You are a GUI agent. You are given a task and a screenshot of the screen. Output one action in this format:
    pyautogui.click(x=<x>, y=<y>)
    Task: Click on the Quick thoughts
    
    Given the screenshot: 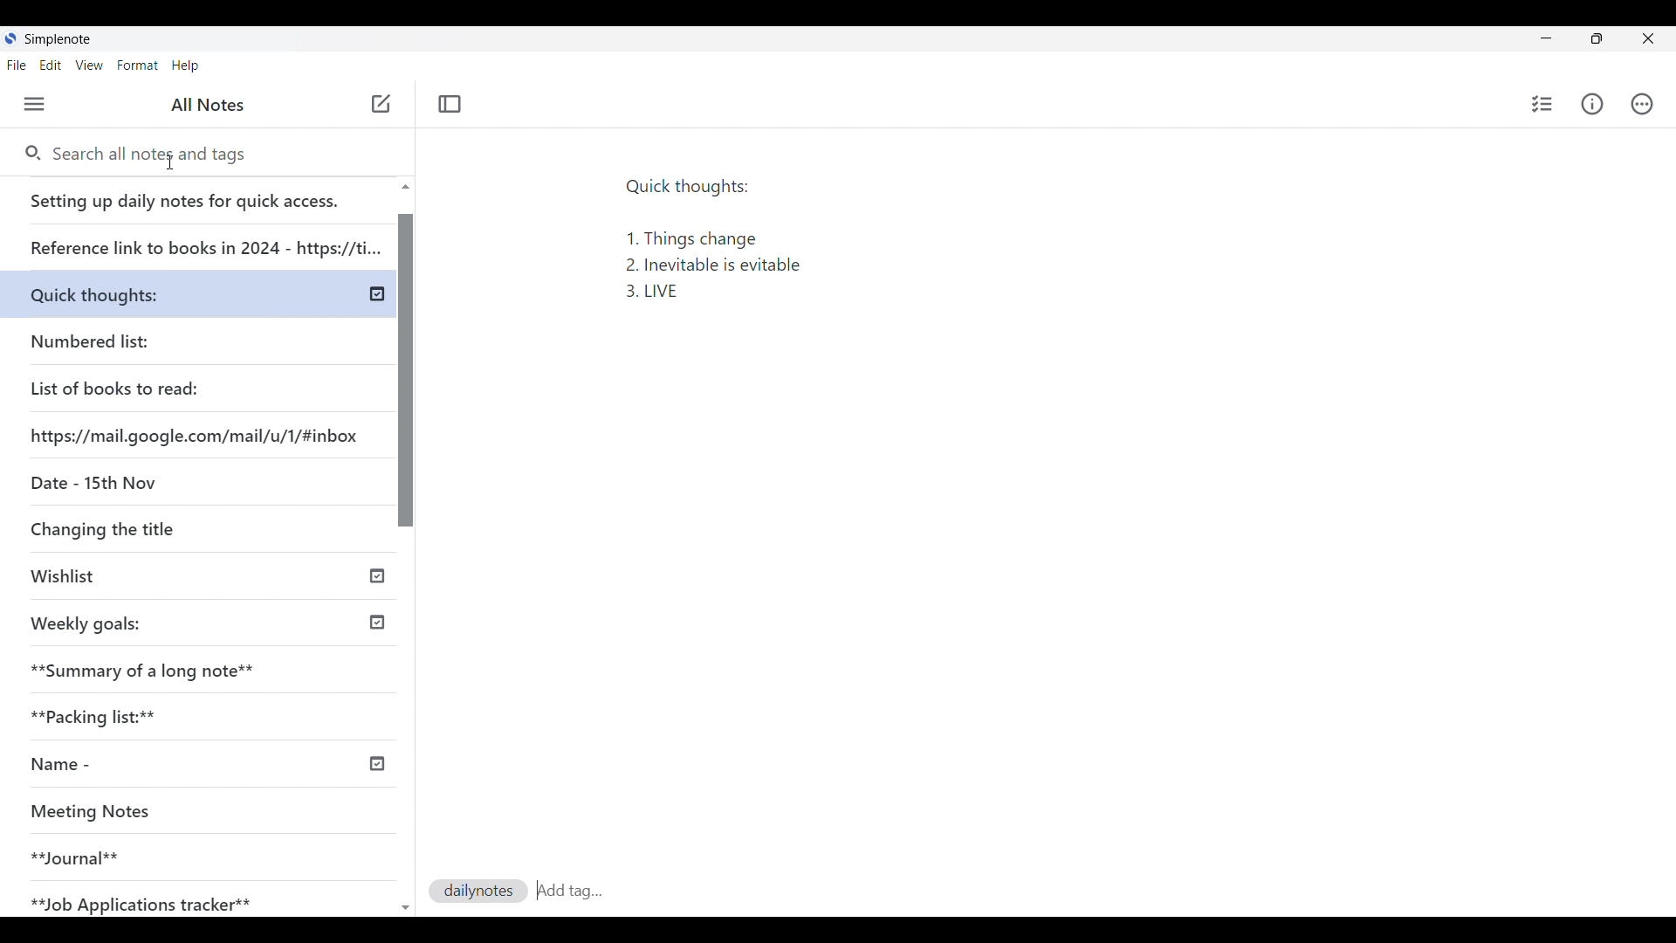 What is the action you would take?
    pyautogui.click(x=135, y=291)
    